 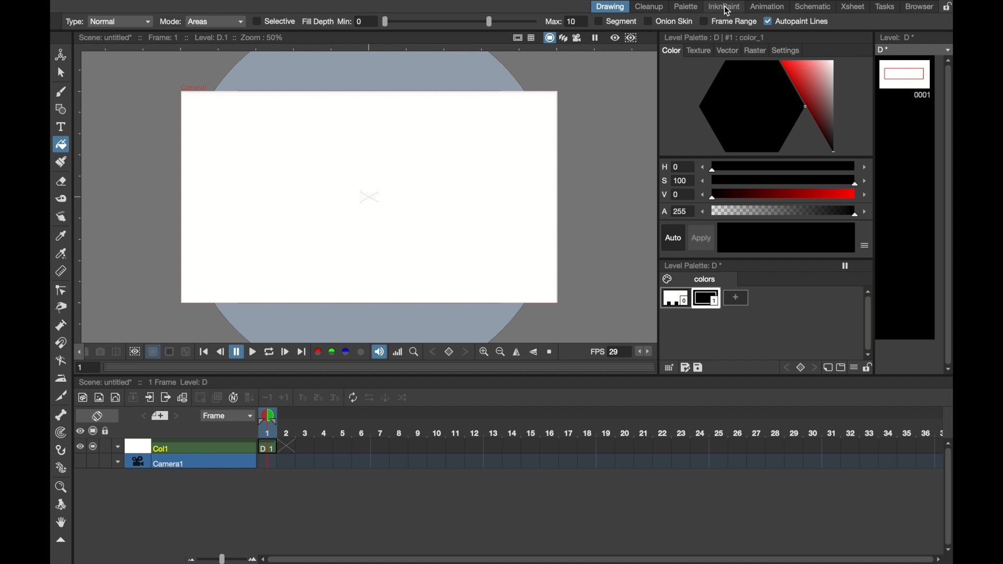 What do you see at coordinates (785, 165) in the screenshot?
I see `scale` at bounding box center [785, 165].